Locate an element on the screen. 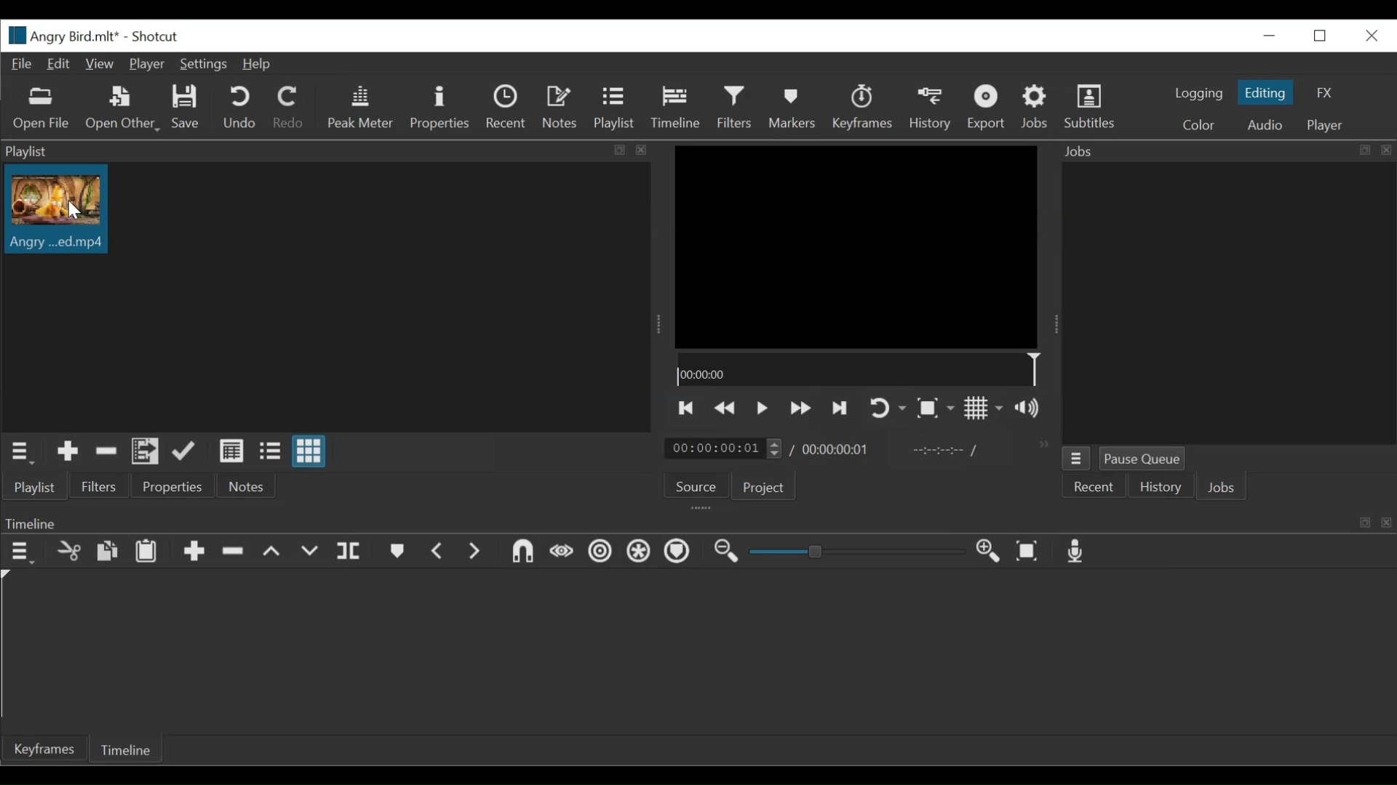 The image size is (1397, 785). Toggle Zoom is located at coordinates (934, 408).